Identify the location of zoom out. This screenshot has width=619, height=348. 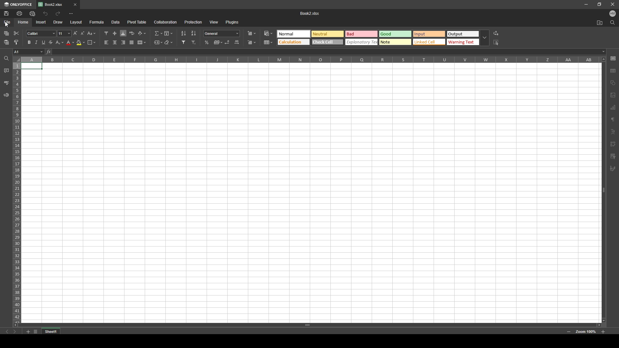
(569, 332).